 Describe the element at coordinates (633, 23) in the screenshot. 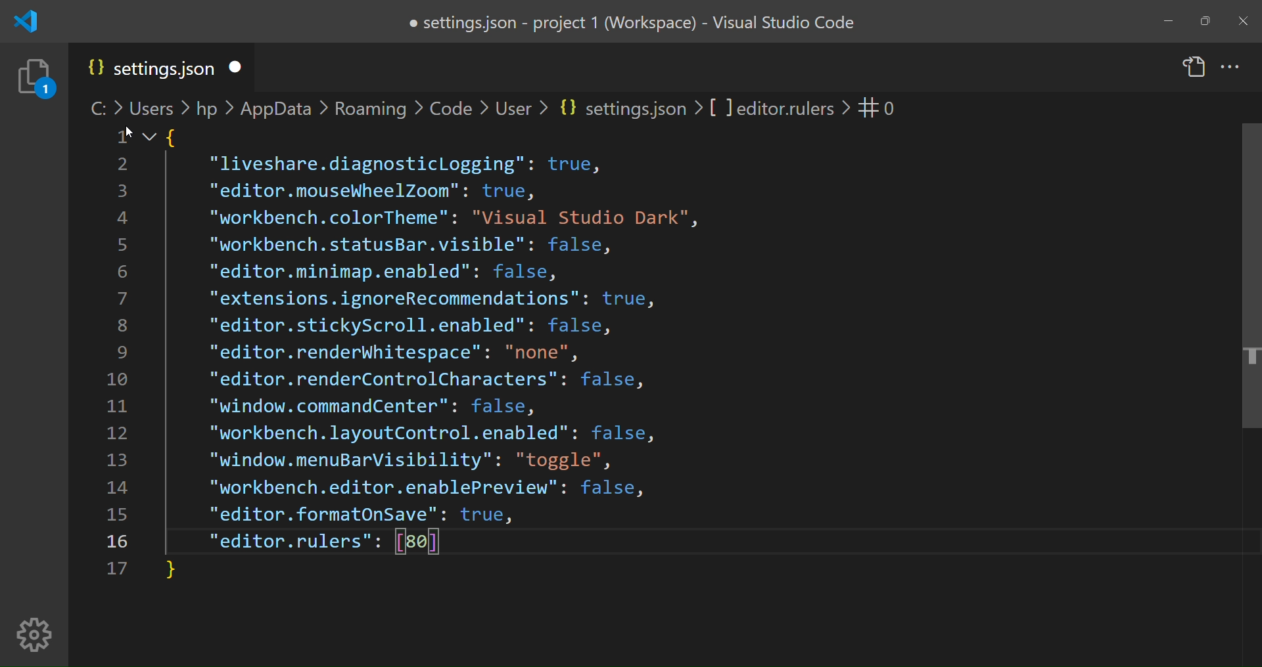

I see `title` at that location.